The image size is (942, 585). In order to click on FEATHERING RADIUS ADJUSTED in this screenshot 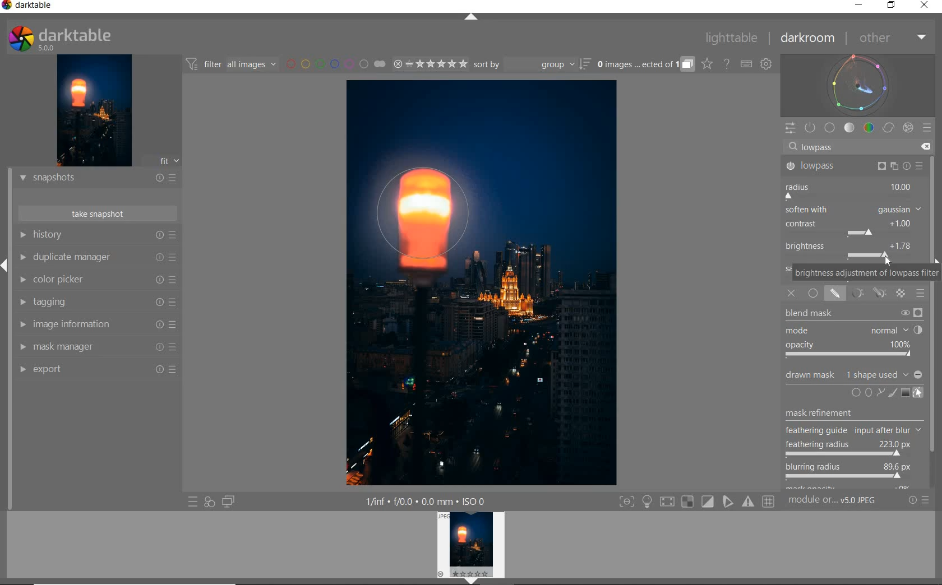, I will do `click(851, 448)`.